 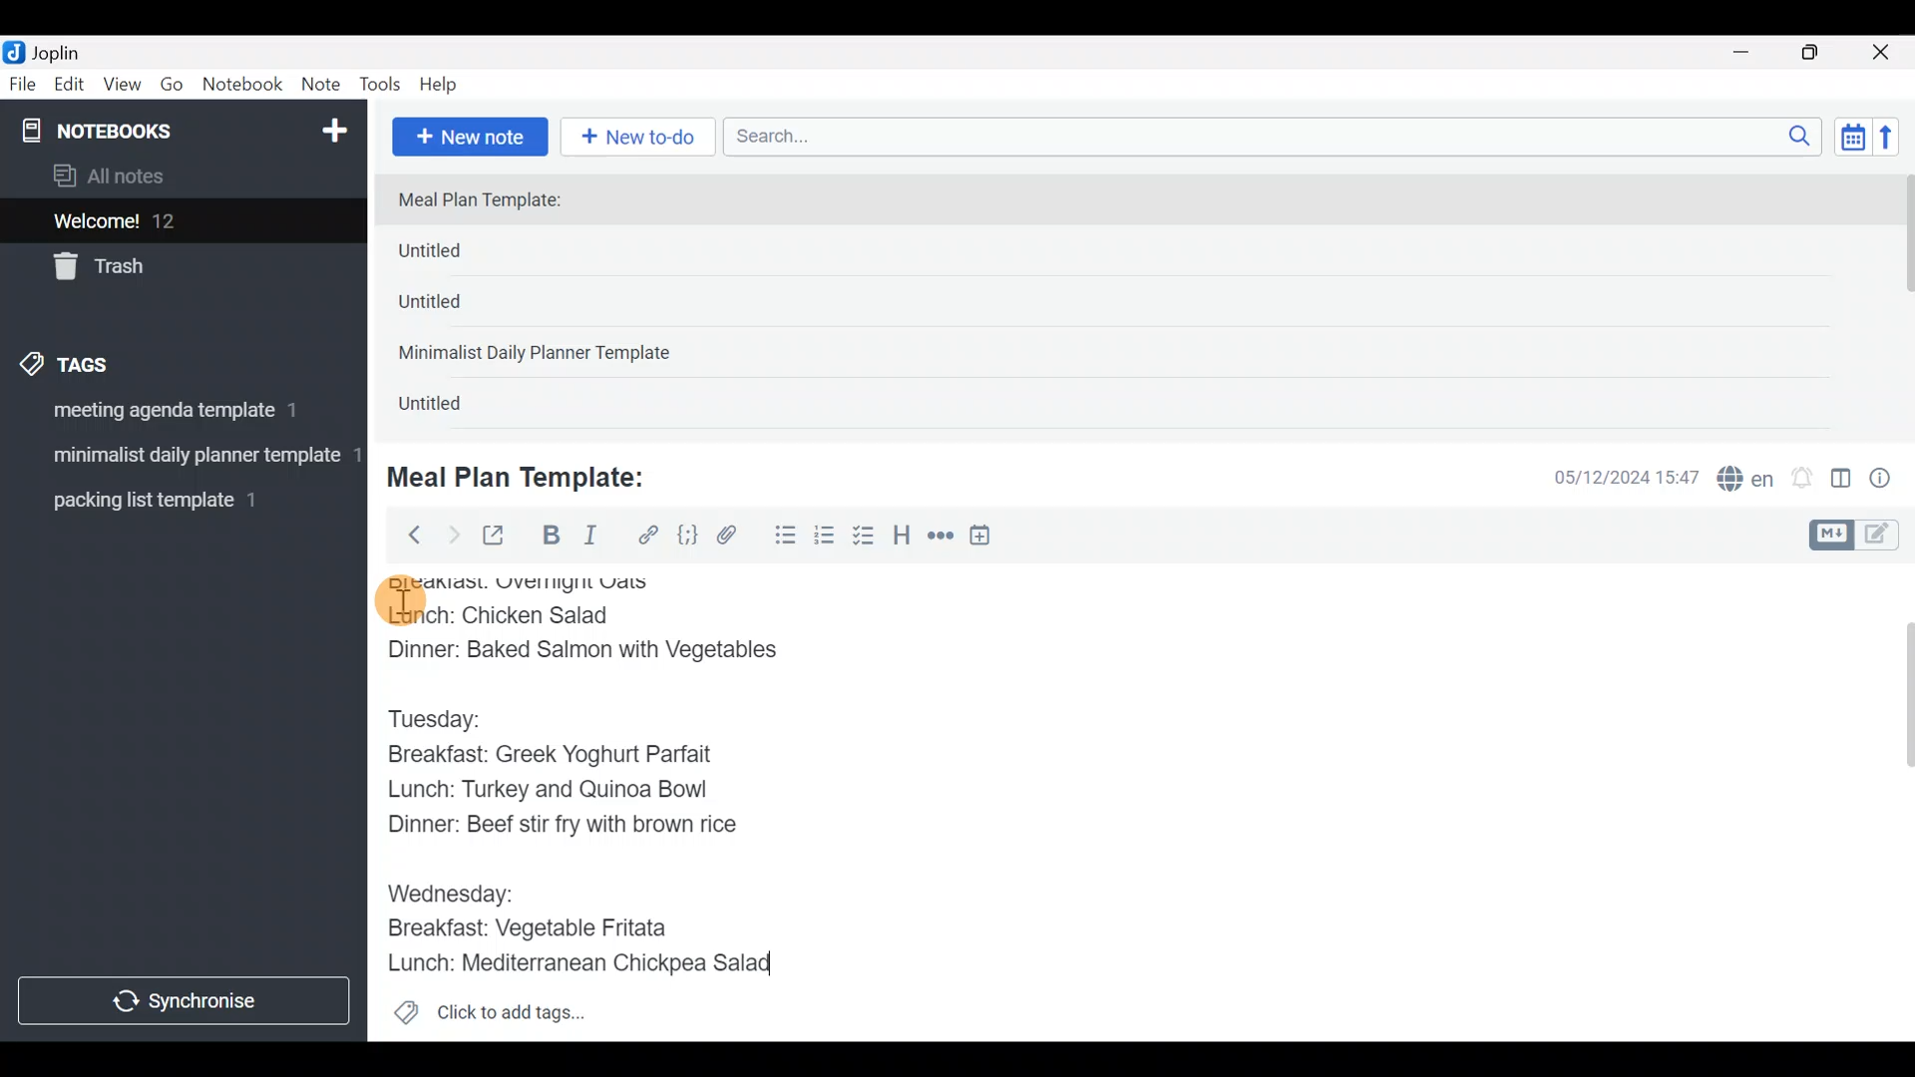 What do you see at coordinates (529, 475) in the screenshot?
I see `Meal Plan Template:` at bounding box center [529, 475].